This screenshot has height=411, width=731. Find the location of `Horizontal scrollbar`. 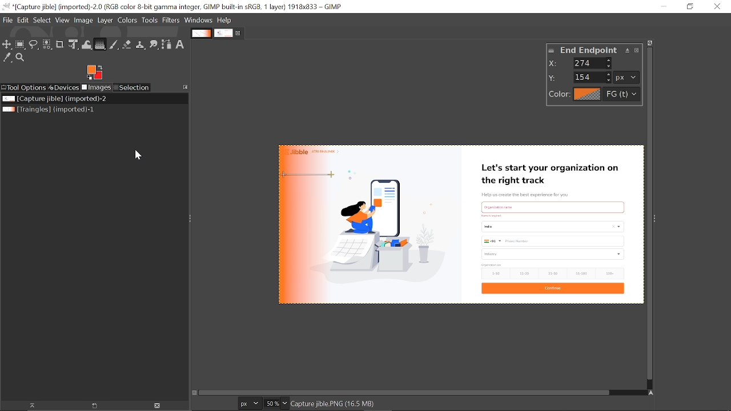

Horizontal scrollbar is located at coordinates (405, 393).